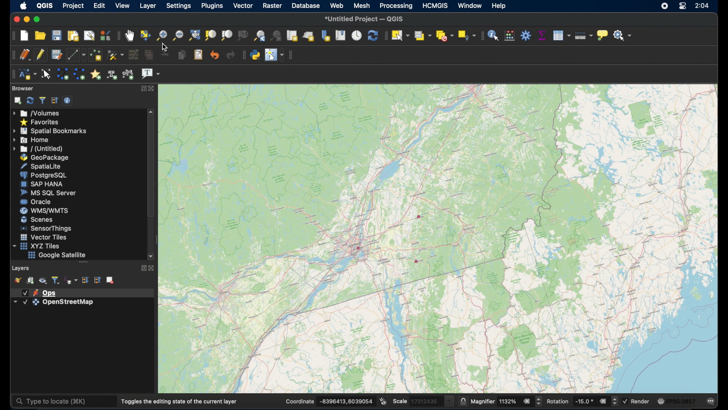 Image resolution: width=728 pixels, height=410 pixels. I want to click on show layout manager, so click(89, 36).